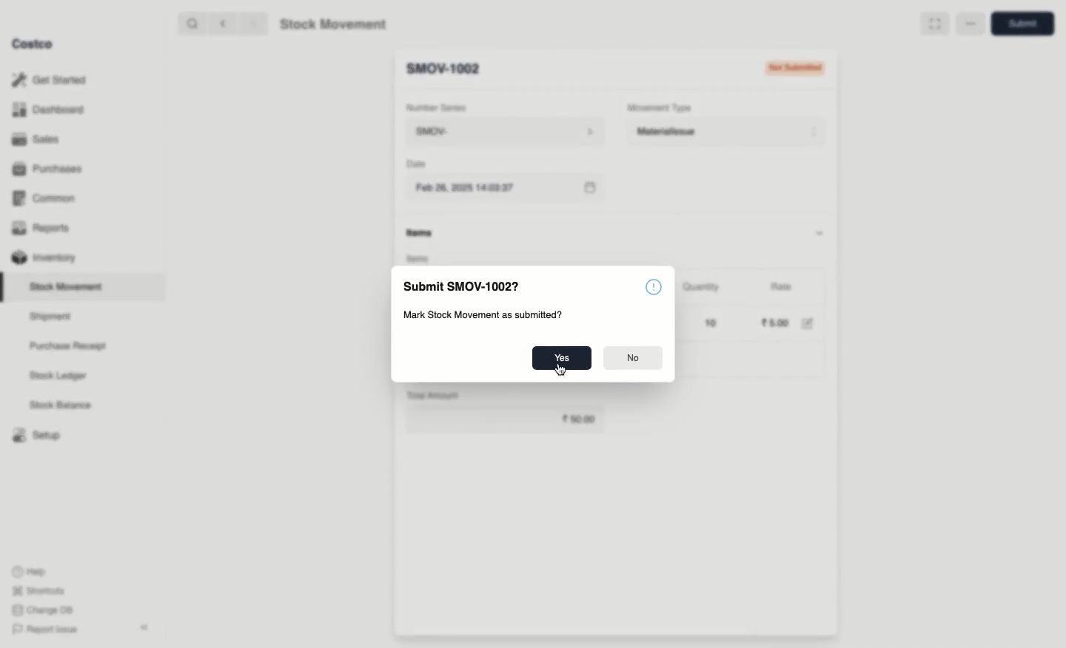 The image size is (1066, 648). I want to click on Purchase Receipt, so click(72, 345).